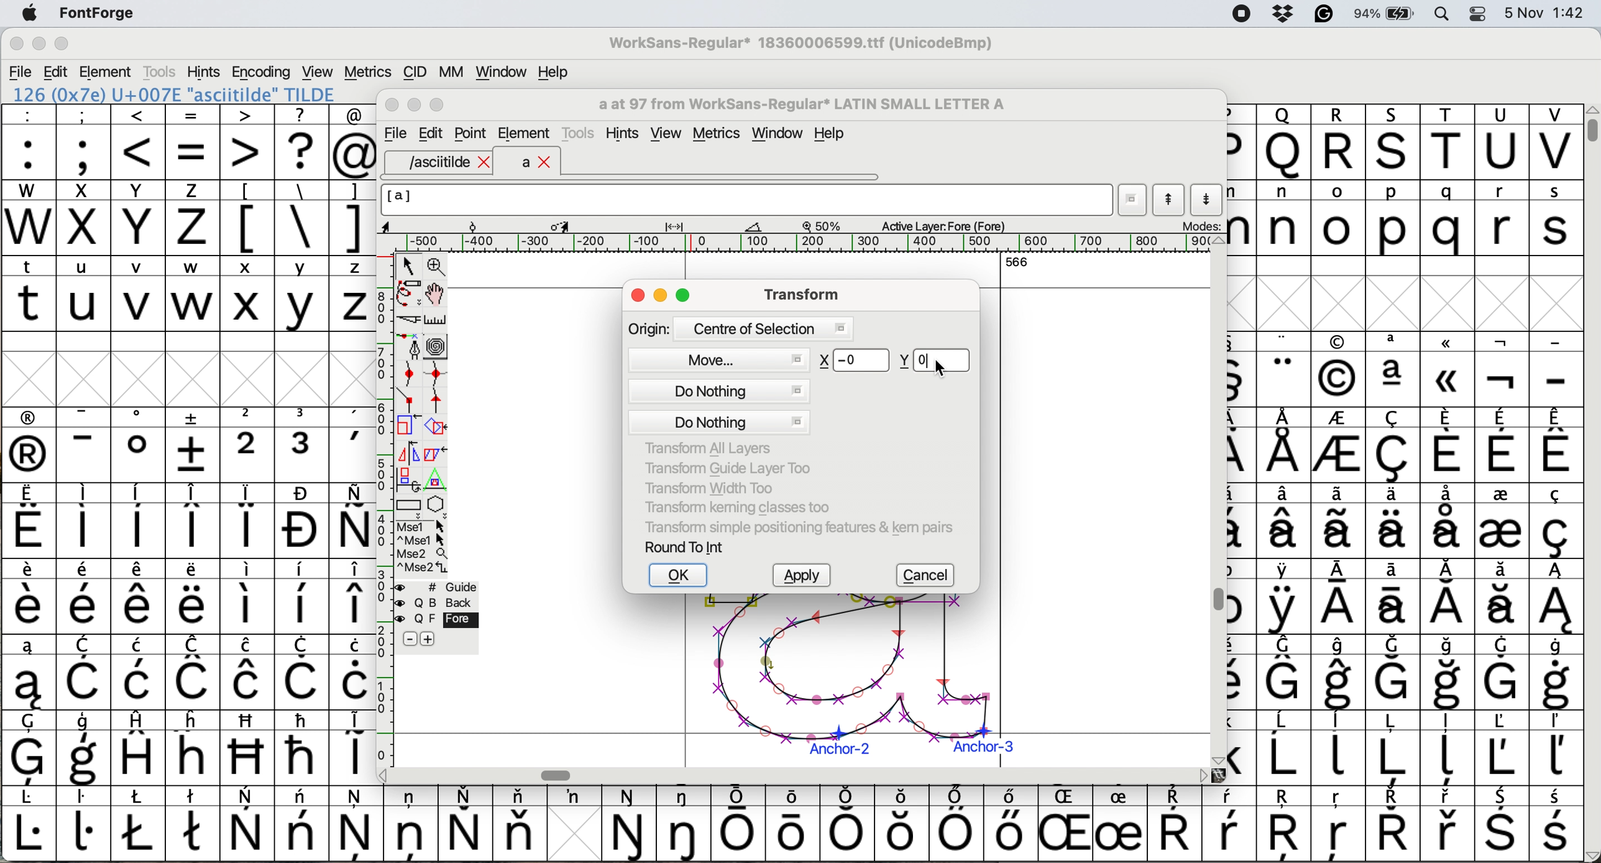 The height and width of the screenshot is (863, 1601). Describe the element at coordinates (1554, 749) in the screenshot. I see `symbol` at that location.